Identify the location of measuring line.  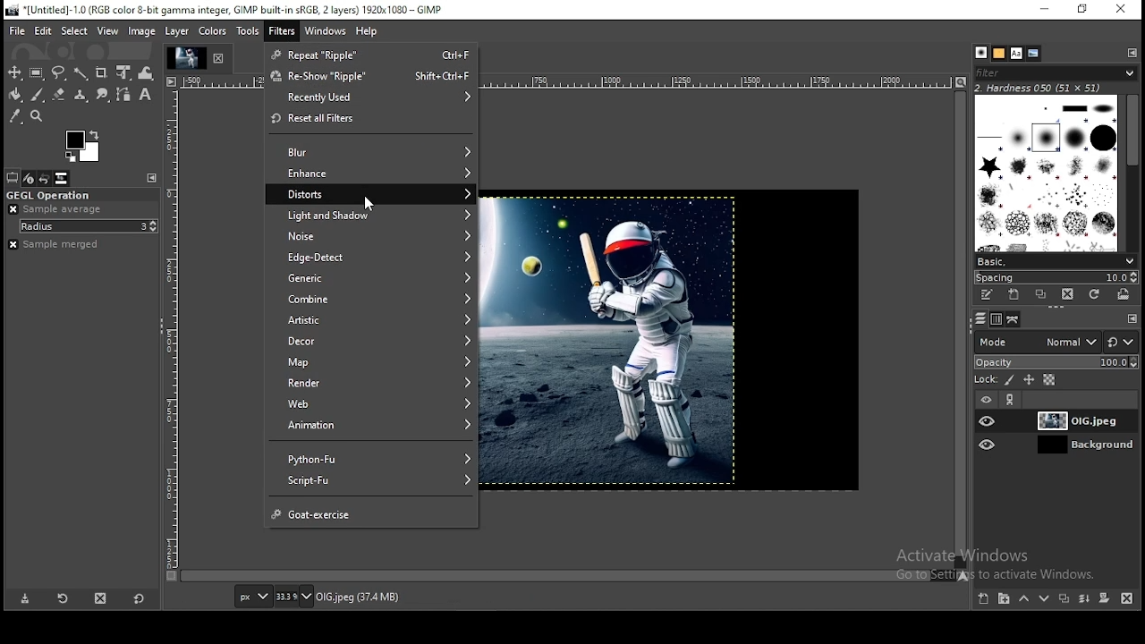
(176, 338).